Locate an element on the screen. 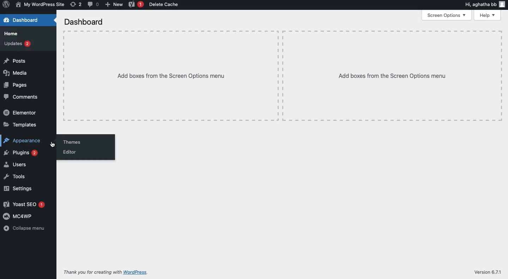 The image size is (508, 279). WordPress is located at coordinates (146, 272).